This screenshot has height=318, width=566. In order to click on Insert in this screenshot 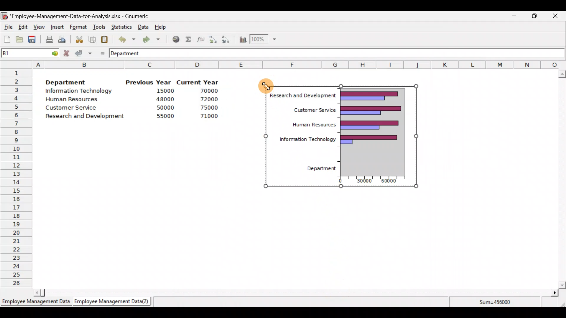, I will do `click(57, 27)`.